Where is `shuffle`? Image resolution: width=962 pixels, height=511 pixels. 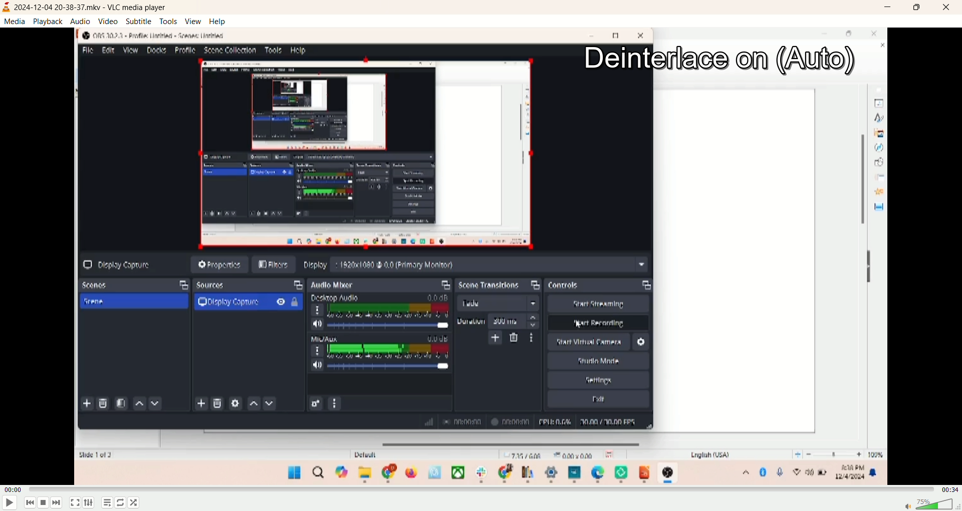 shuffle is located at coordinates (122, 503).